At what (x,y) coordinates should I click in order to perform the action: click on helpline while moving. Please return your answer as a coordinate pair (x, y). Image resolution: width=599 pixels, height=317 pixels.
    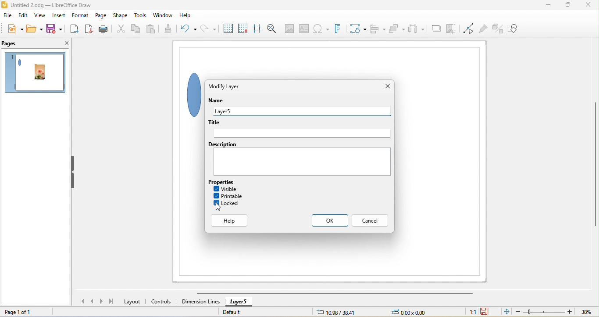
    Looking at the image, I should click on (257, 28).